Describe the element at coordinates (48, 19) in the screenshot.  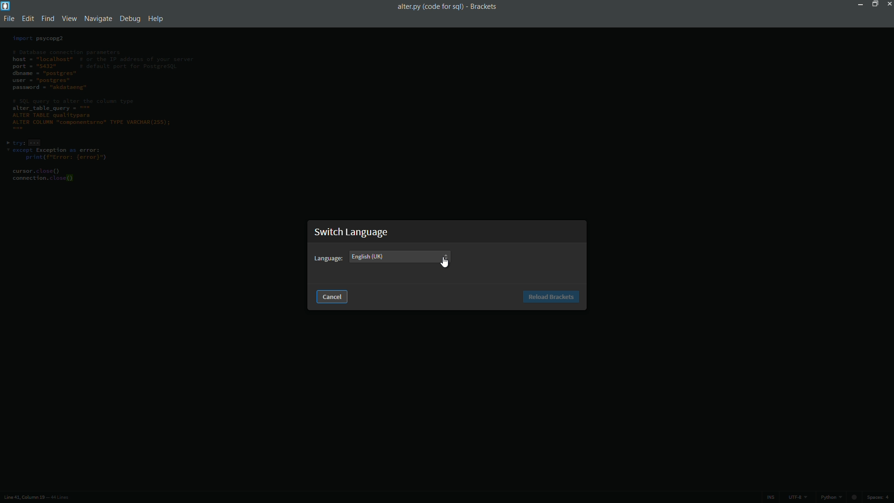
I see `find menu` at that location.